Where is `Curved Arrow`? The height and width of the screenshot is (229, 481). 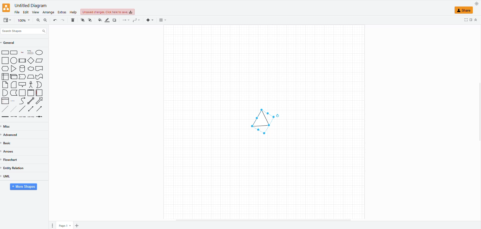
Curved Arrow is located at coordinates (22, 101).